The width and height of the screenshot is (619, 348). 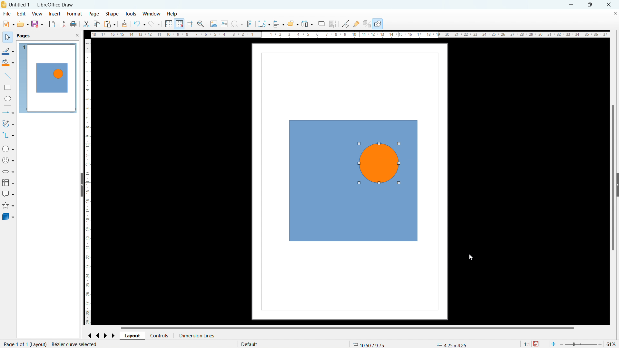 I want to click on symbol shapes, so click(x=8, y=160).